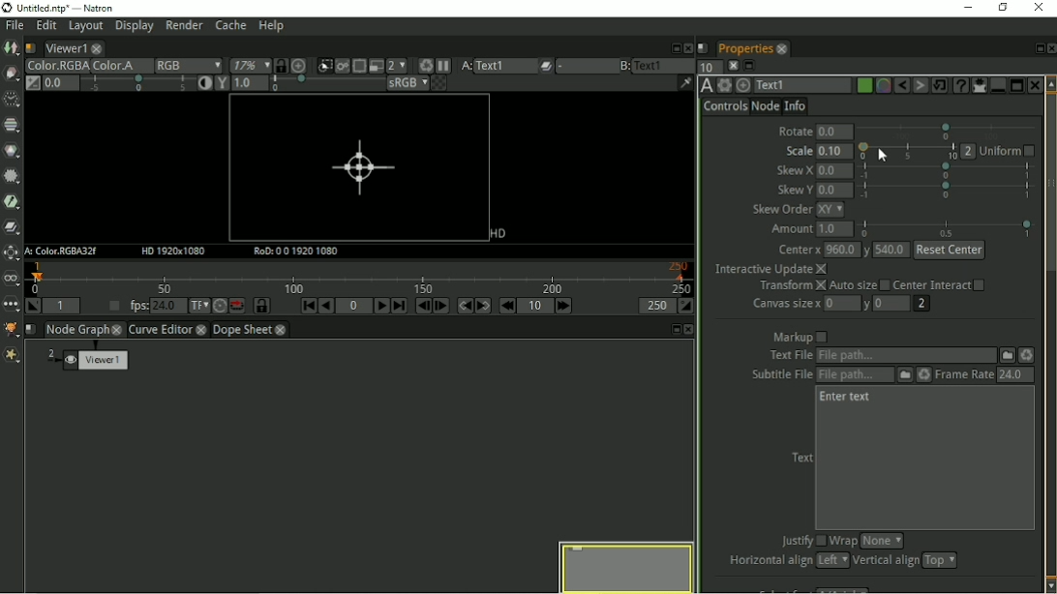  I want to click on Properties, so click(753, 47).